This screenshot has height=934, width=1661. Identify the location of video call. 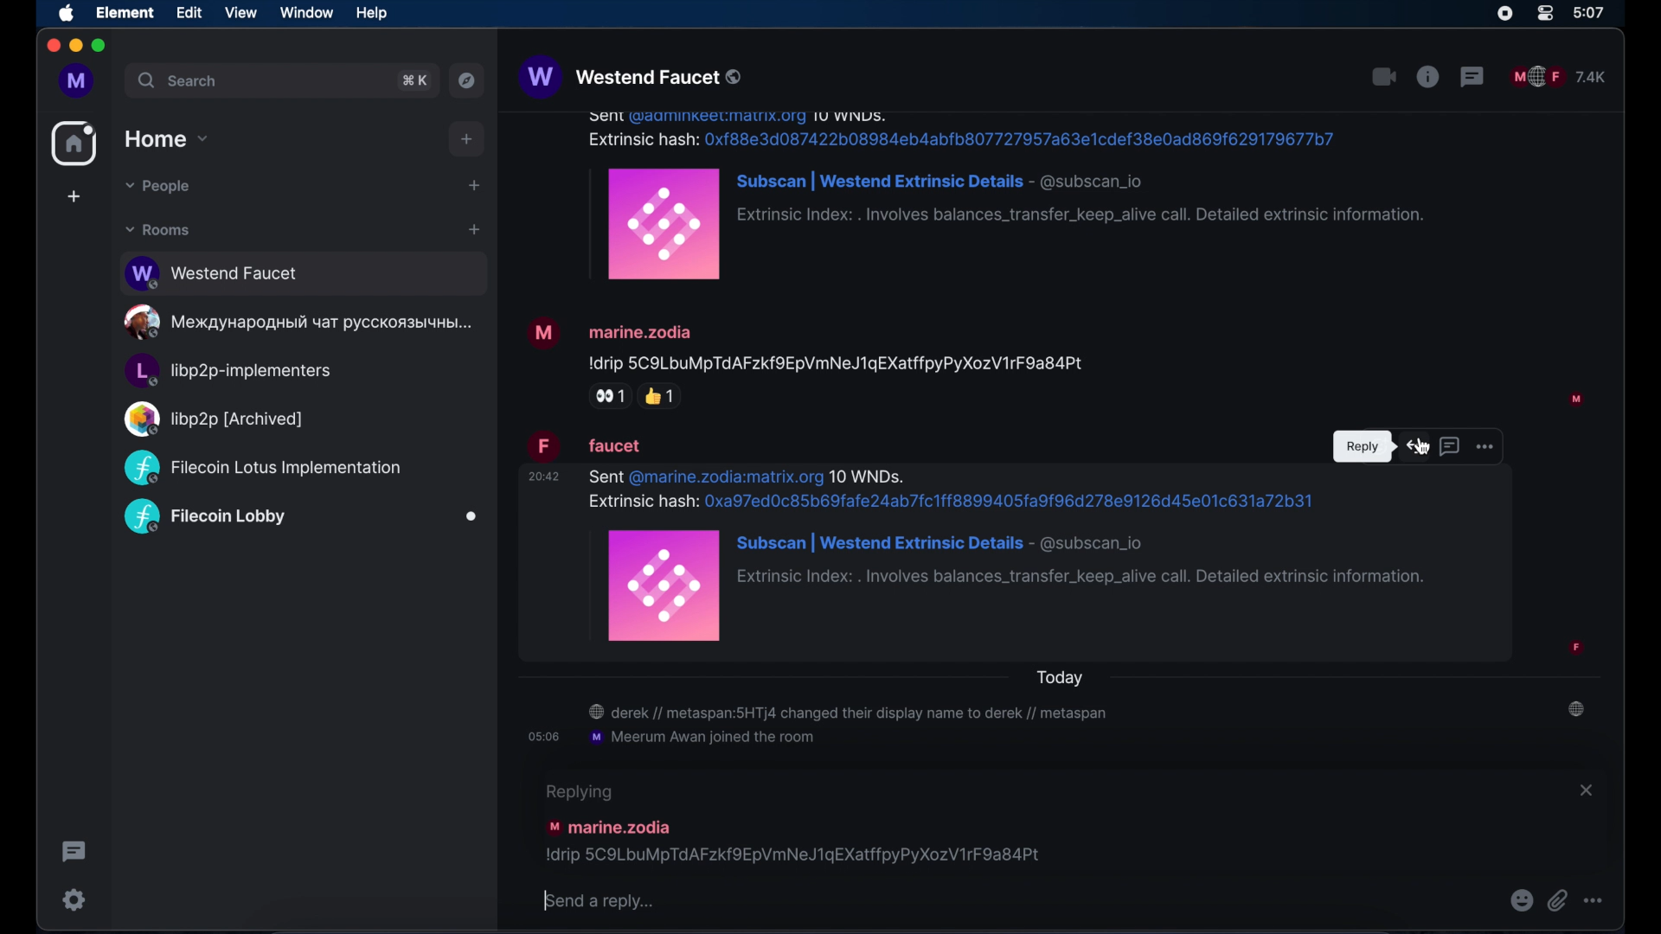
(1383, 77).